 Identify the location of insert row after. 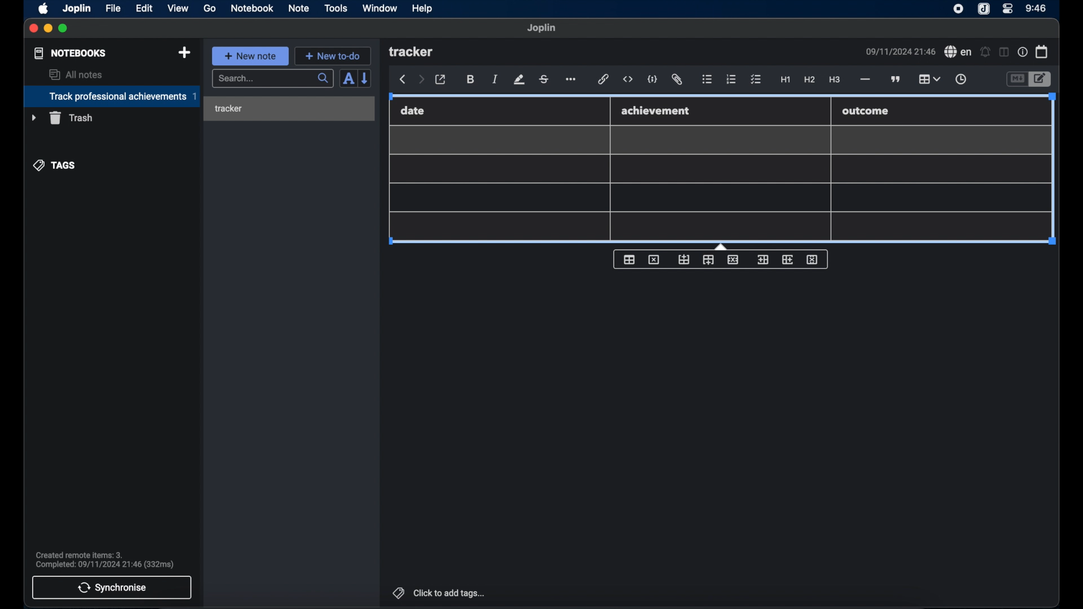
(708, 260).